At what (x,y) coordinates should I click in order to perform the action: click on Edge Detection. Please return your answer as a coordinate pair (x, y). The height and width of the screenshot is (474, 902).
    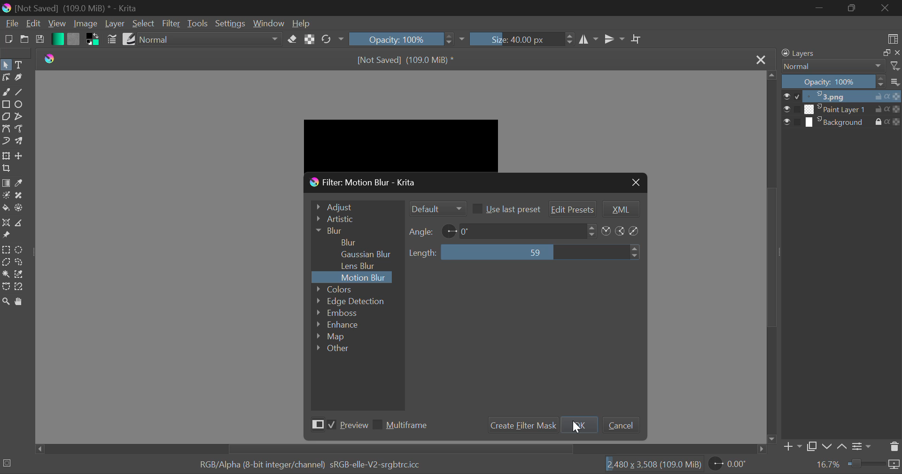
    Looking at the image, I should click on (351, 301).